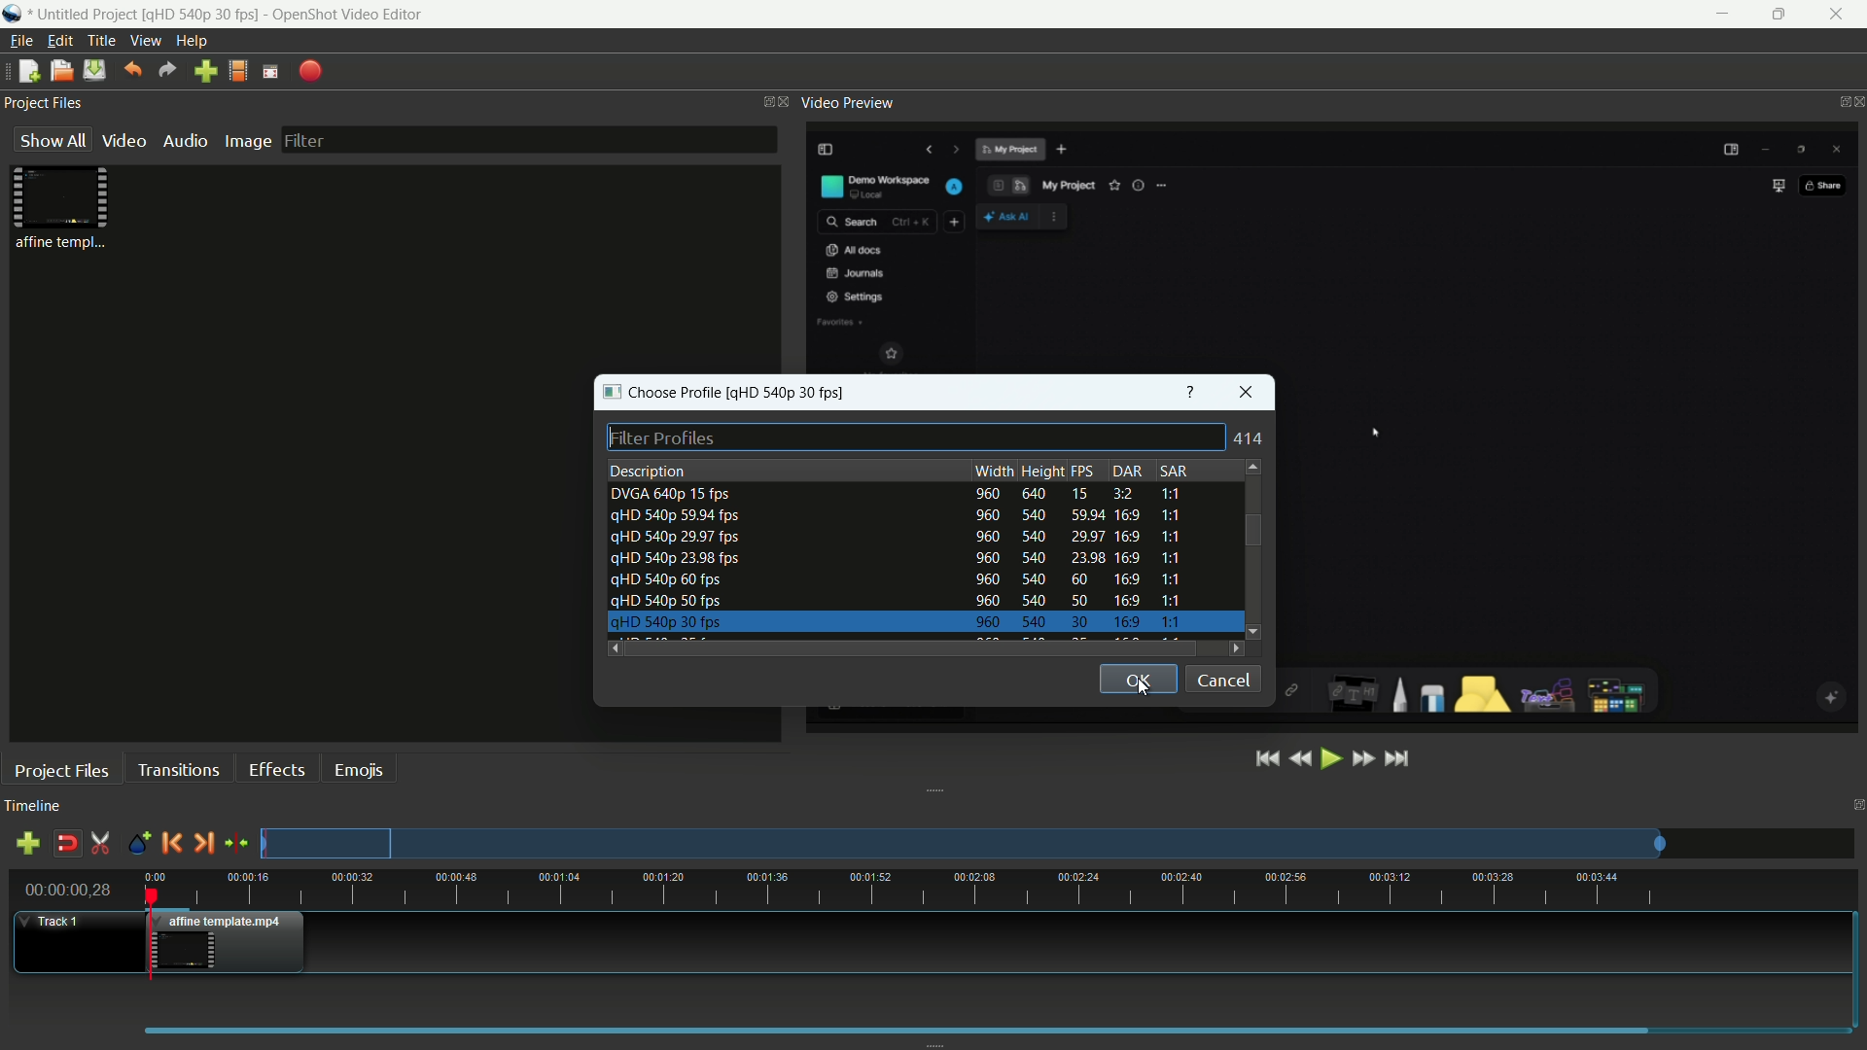 The image size is (1867, 1050). I want to click on save file, so click(93, 71).